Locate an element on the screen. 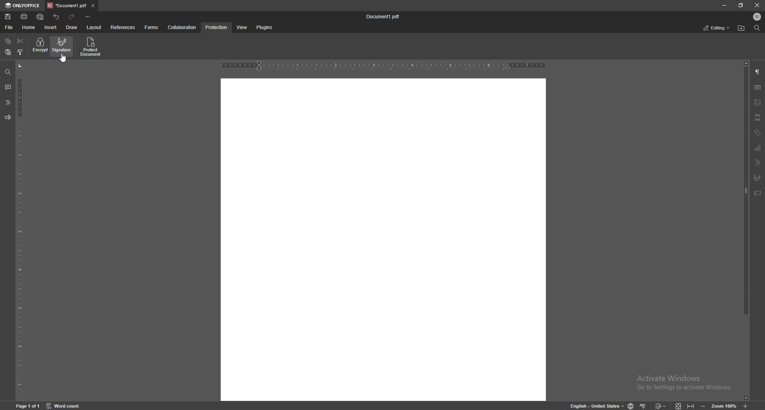 This screenshot has width=765, height=410. comment is located at coordinates (7, 87).